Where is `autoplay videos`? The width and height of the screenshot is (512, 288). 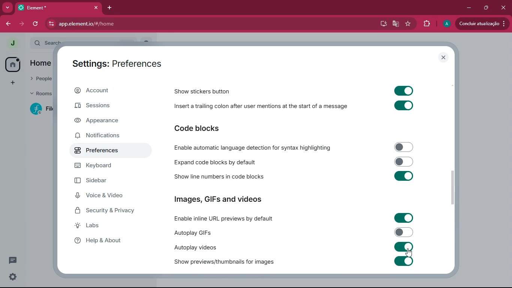 autoplay videos is located at coordinates (194, 247).